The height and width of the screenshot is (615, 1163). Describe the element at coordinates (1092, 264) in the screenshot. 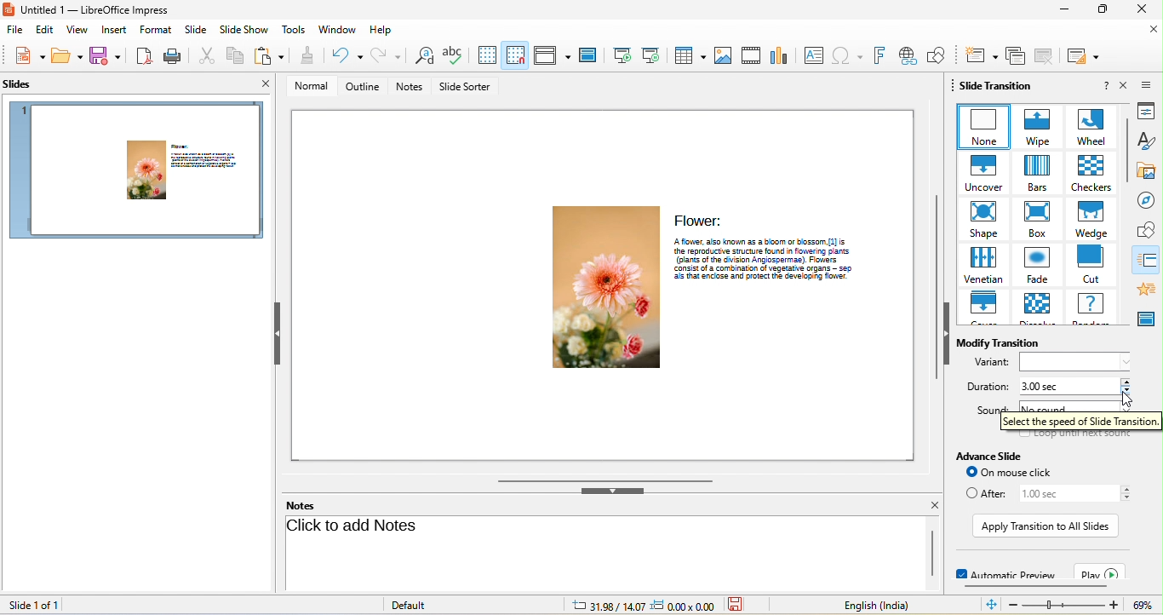

I see `cut` at that location.